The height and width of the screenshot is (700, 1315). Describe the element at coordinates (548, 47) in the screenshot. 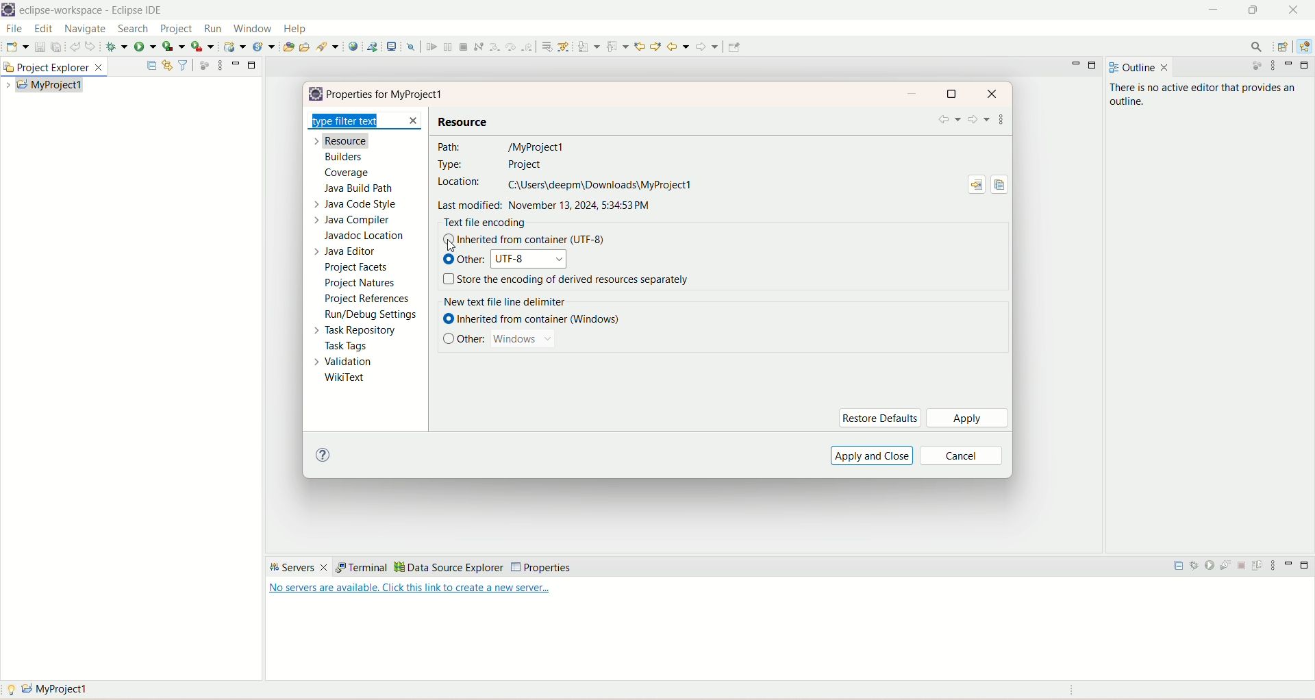

I see `drop to frame` at that location.